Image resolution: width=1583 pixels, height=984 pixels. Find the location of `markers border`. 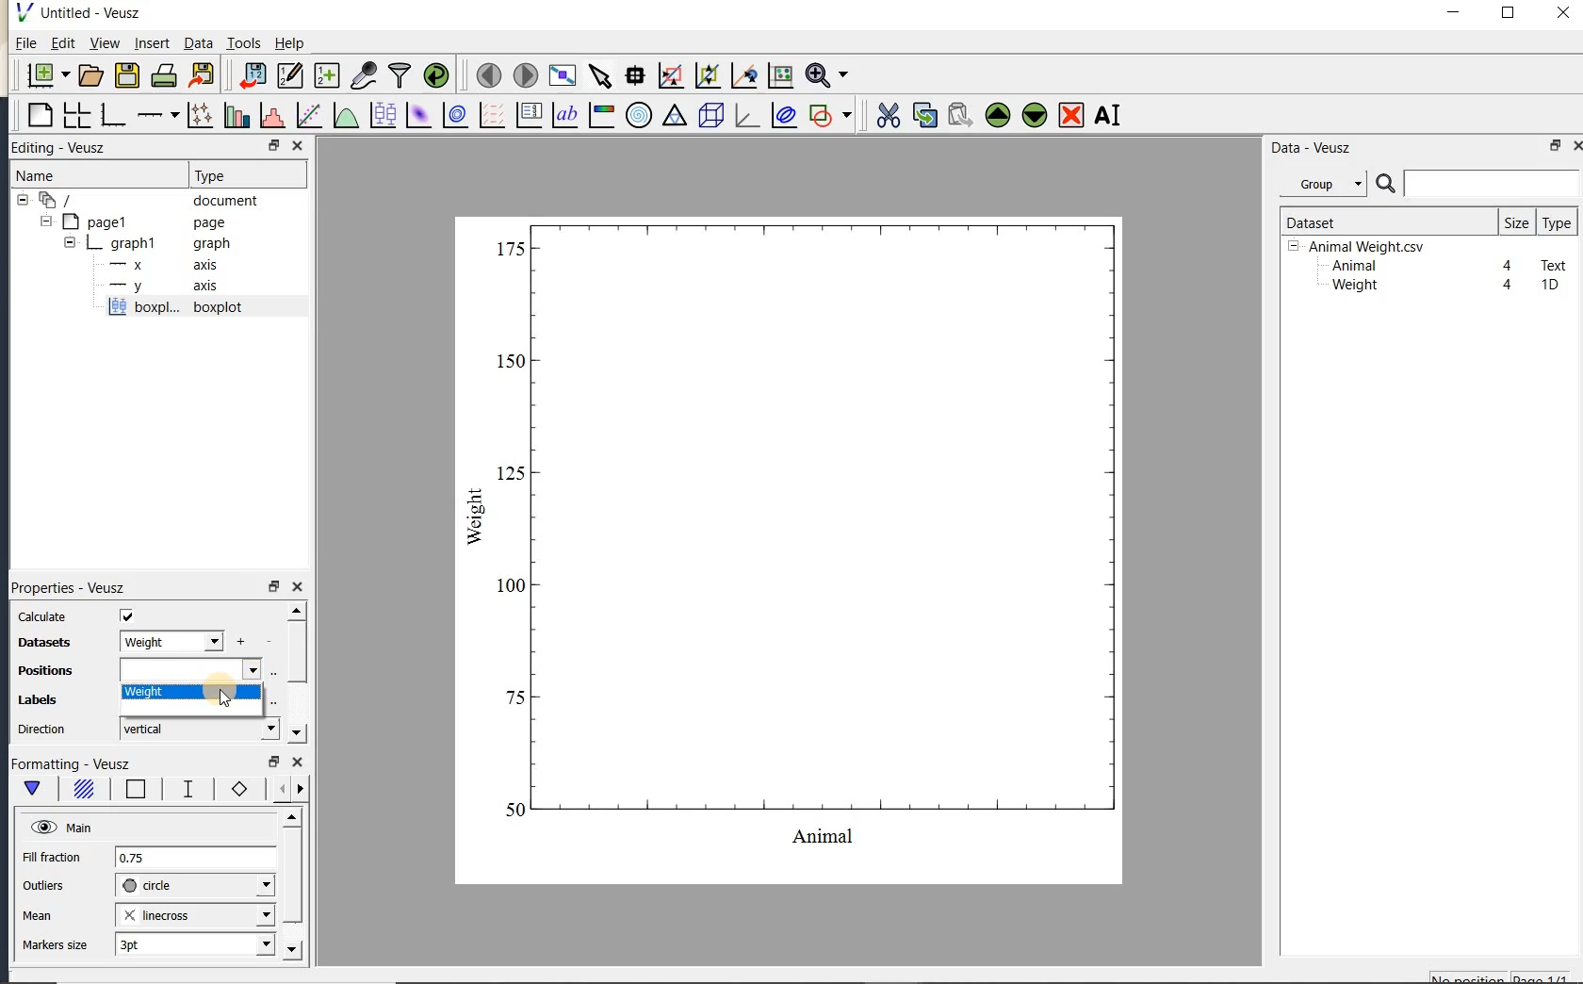

markers border is located at coordinates (236, 789).